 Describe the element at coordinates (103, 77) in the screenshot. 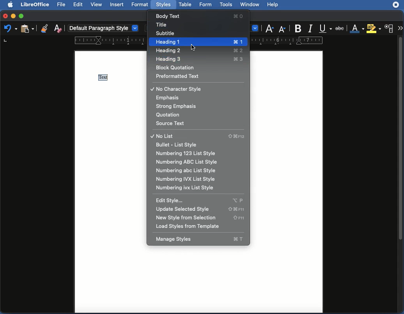

I see `Text` at that location.